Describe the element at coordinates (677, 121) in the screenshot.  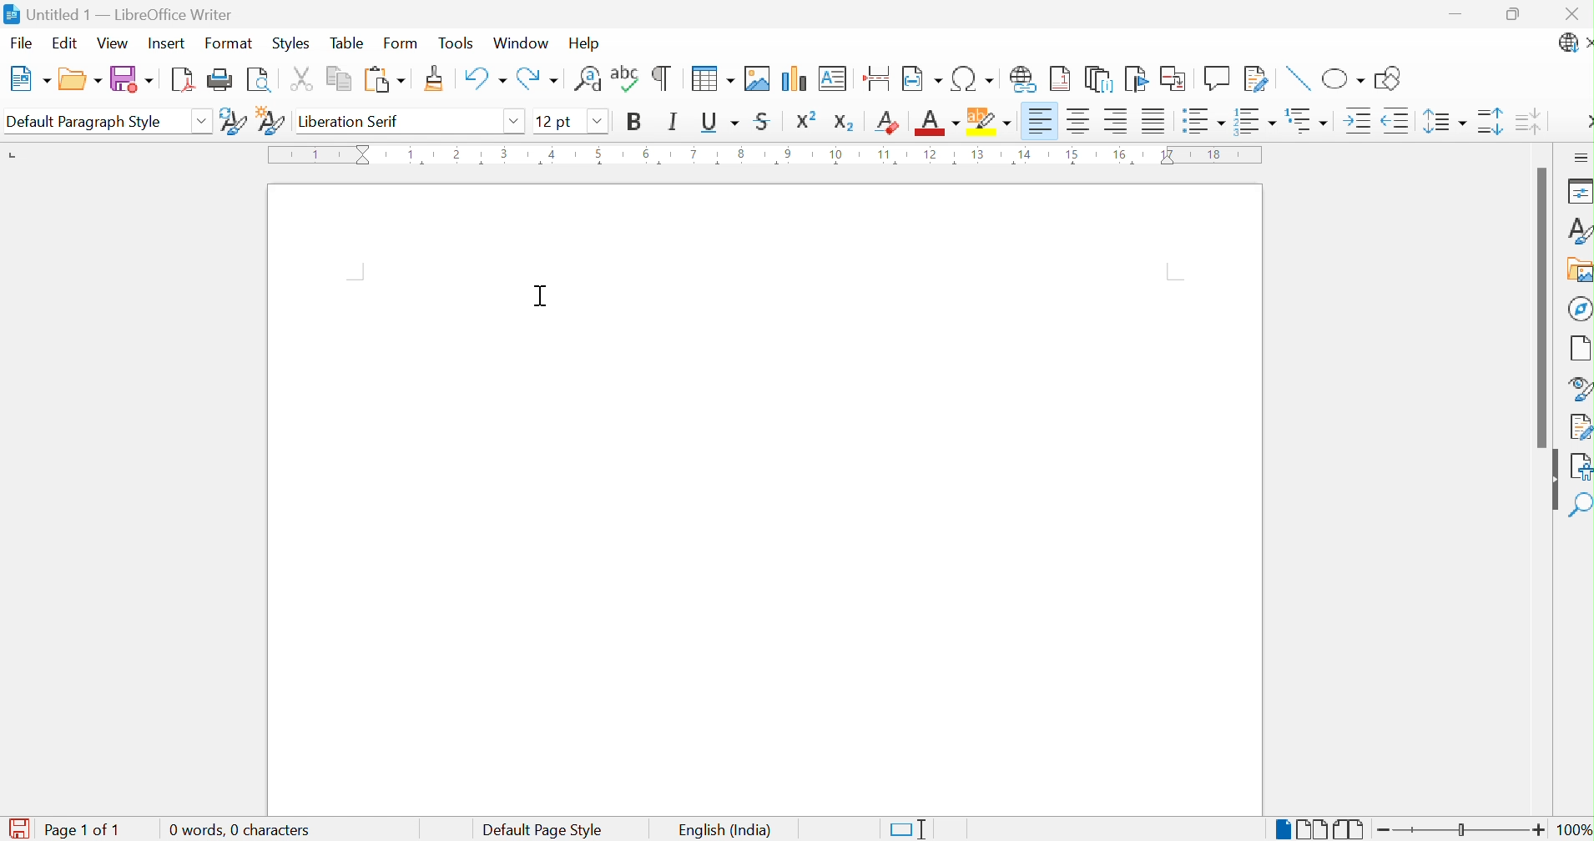
I see `Italic` at that location.